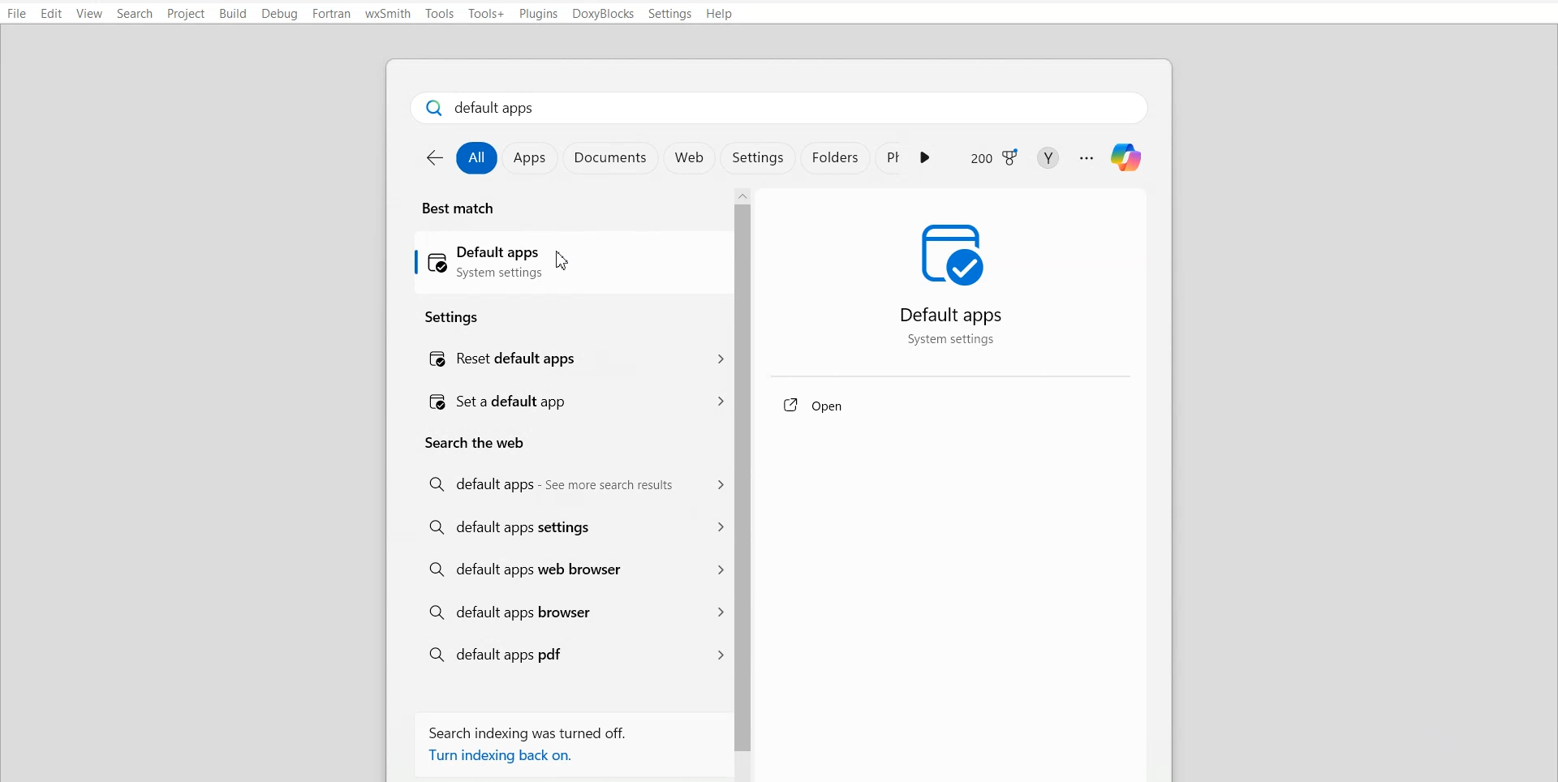 The width and height of the screenshot is (1558, 782). I want to click on Tool+, so click(488, 14).